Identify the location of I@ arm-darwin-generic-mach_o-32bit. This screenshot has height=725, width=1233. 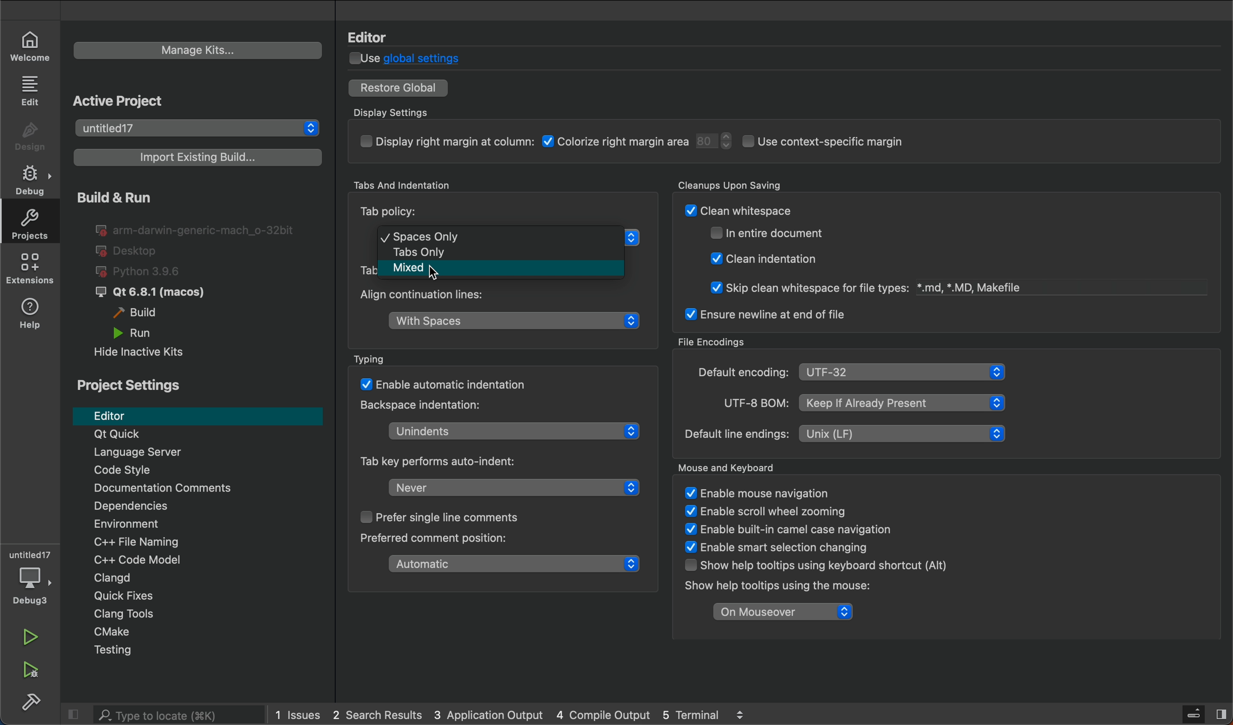
(198, 229).